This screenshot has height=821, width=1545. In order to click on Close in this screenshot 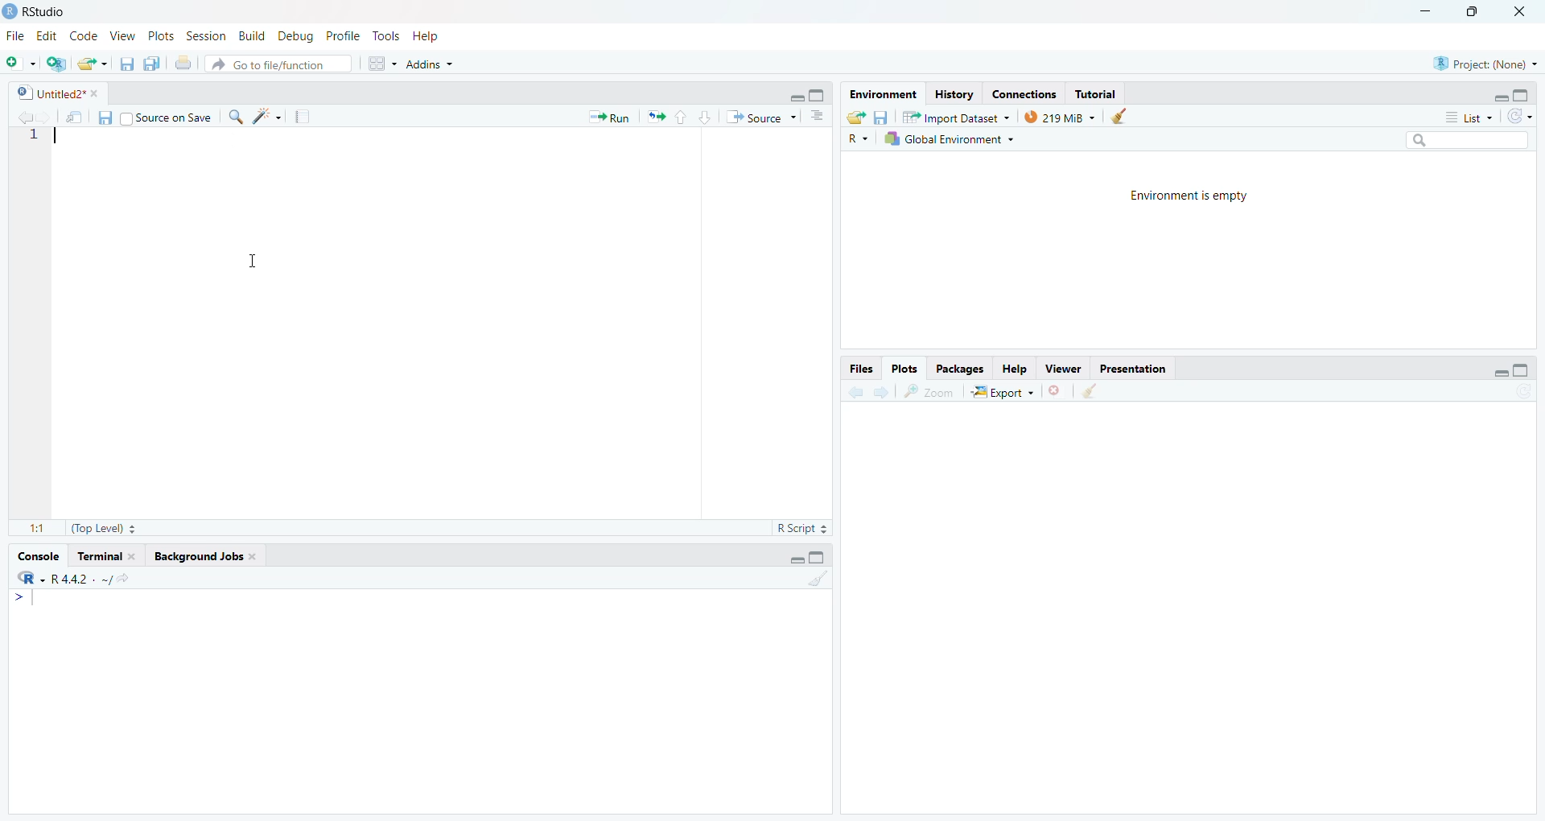, I will do `click(1522, 13)`.